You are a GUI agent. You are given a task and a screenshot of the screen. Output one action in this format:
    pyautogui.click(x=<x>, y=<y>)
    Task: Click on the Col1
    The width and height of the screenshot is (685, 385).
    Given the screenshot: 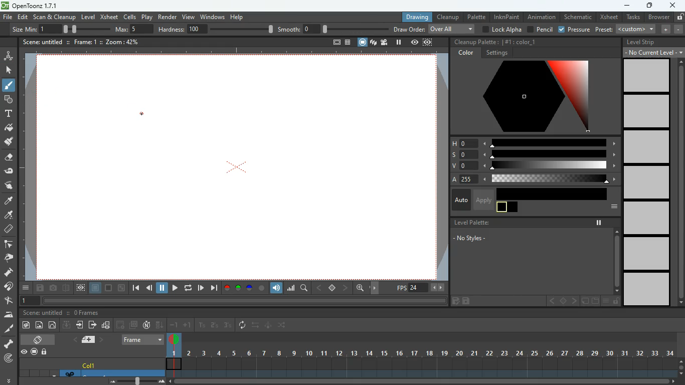 What is the action you would take?
    pyautogui.click(x=90, y=365)
    